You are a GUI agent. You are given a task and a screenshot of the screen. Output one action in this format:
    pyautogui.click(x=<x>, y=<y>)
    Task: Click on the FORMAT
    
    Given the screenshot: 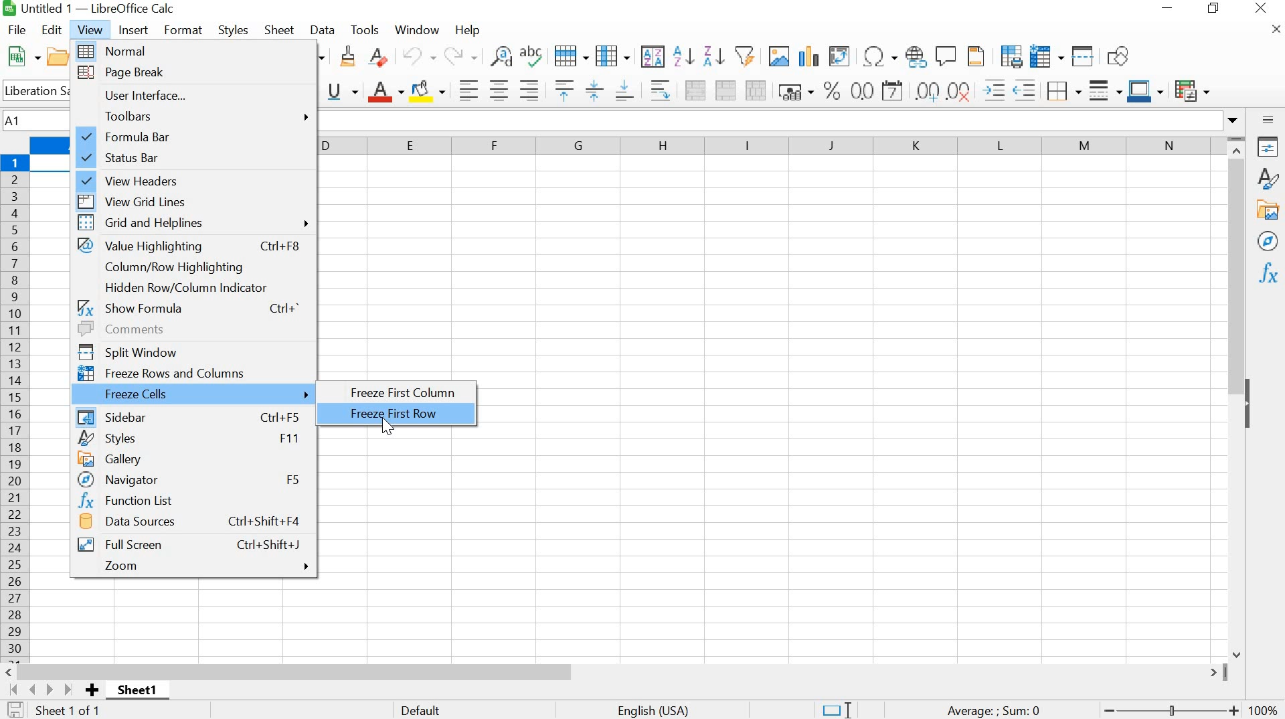 What is the action you would take?
    pyautogui.click(x=184, y=29)
    